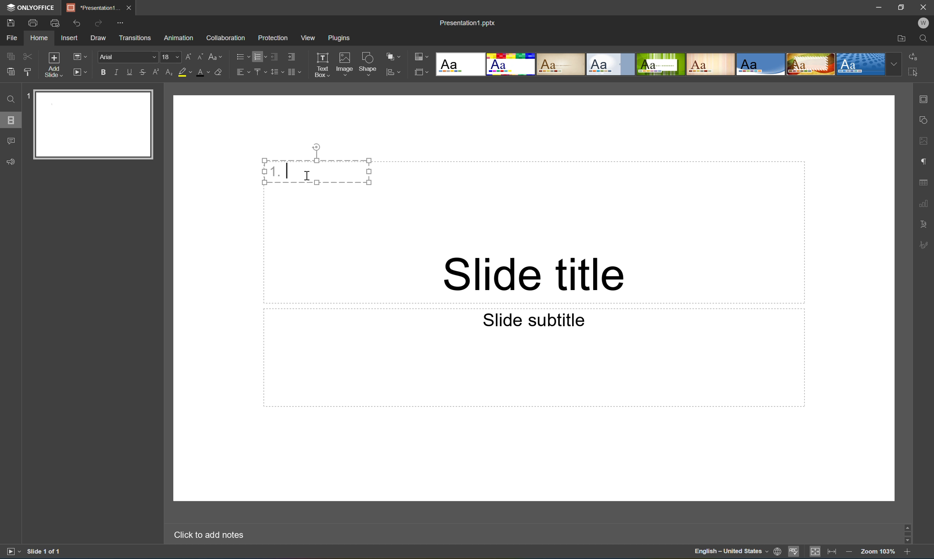 This screenshot has width=934, height=559. I want to click on Save, so click(9, 22).